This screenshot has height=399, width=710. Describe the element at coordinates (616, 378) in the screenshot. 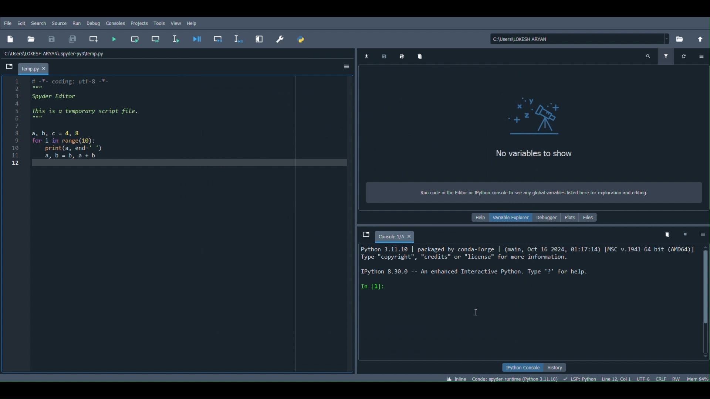

I see `Cursor position` at that location.